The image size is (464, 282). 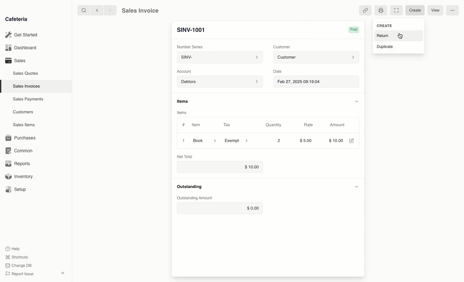 What do you see at coordinates (191, 30) in the screenshot?
I see `SINV-1001` at bounding box center [191, 30].